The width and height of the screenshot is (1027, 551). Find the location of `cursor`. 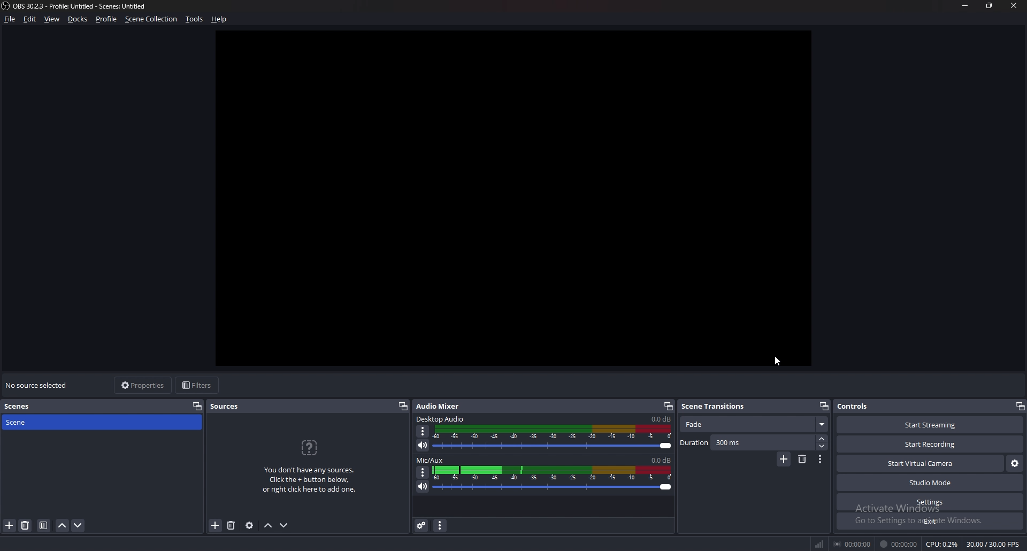

cursor is located at coordinates (777, 362).